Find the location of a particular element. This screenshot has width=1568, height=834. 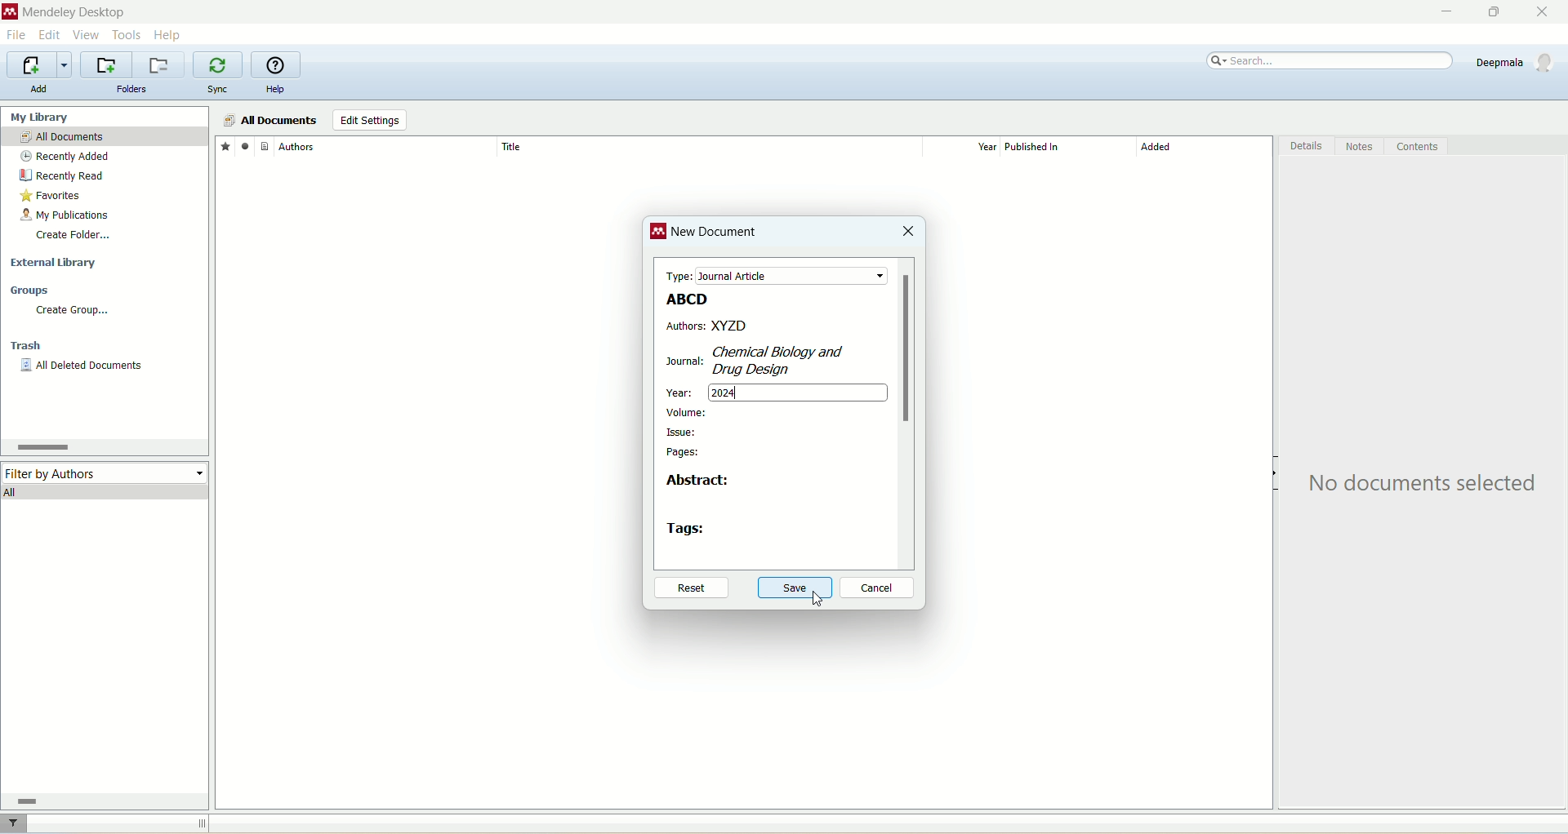

search is located at coordinates (1331, 61).